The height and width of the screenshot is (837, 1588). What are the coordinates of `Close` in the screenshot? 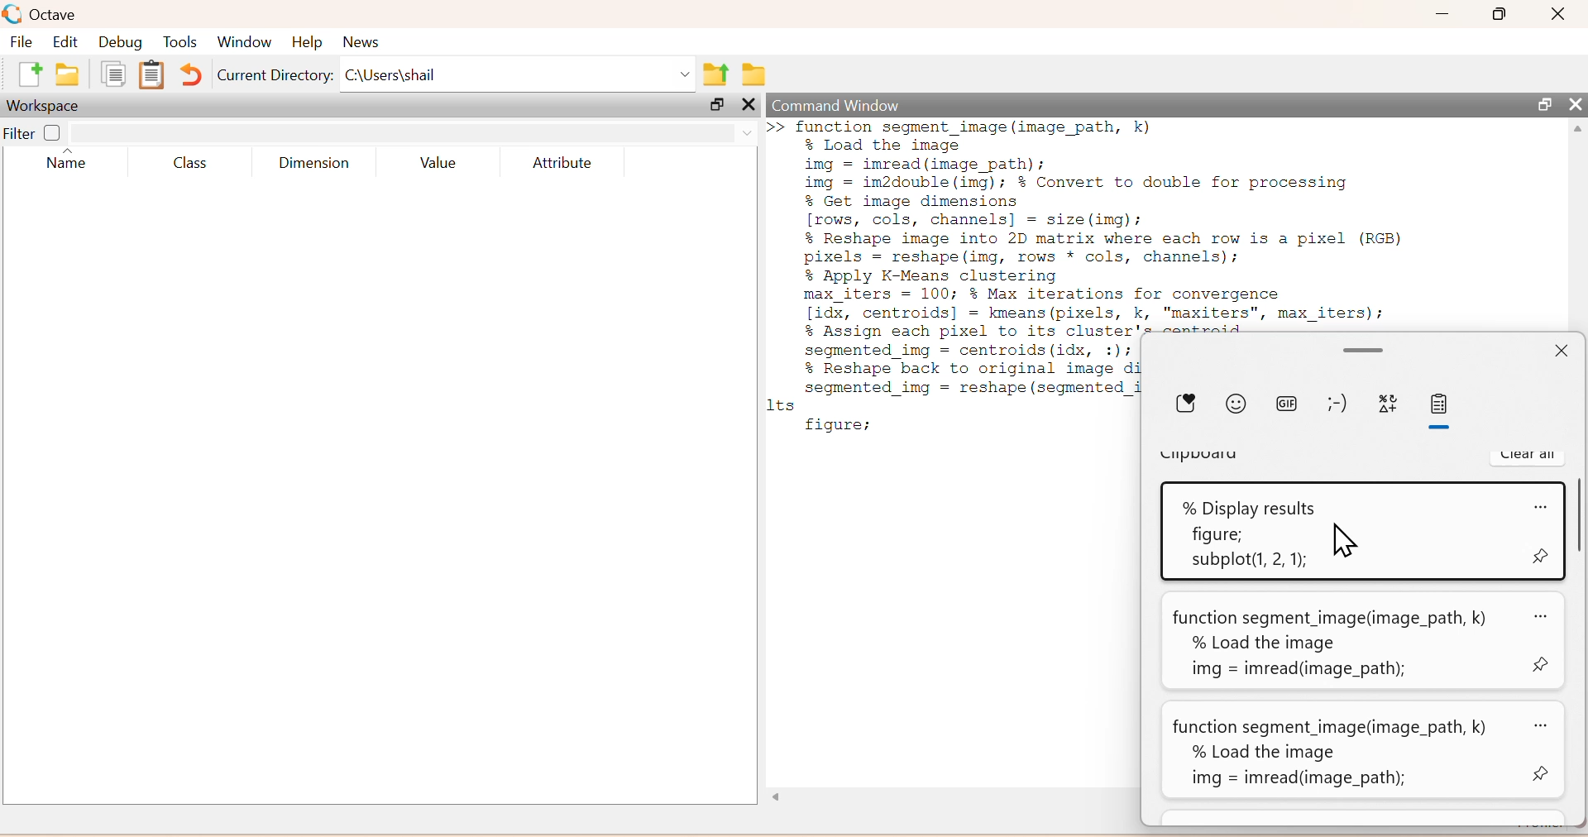 It's located at (1557, 14).